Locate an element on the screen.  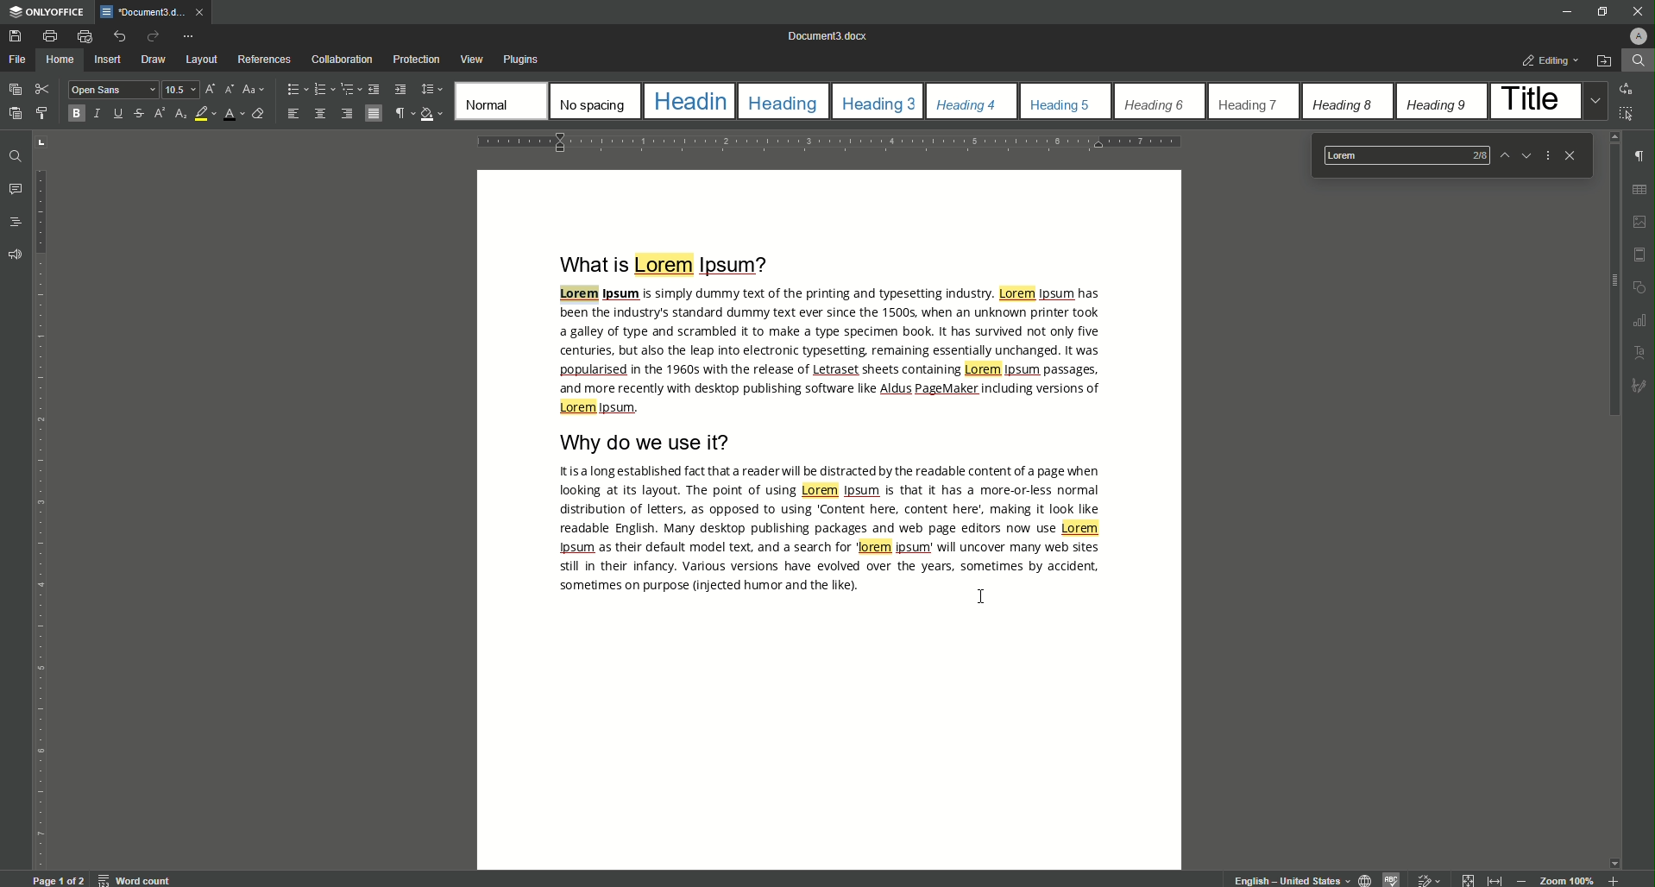
Print is located at coordinates (52, 36).